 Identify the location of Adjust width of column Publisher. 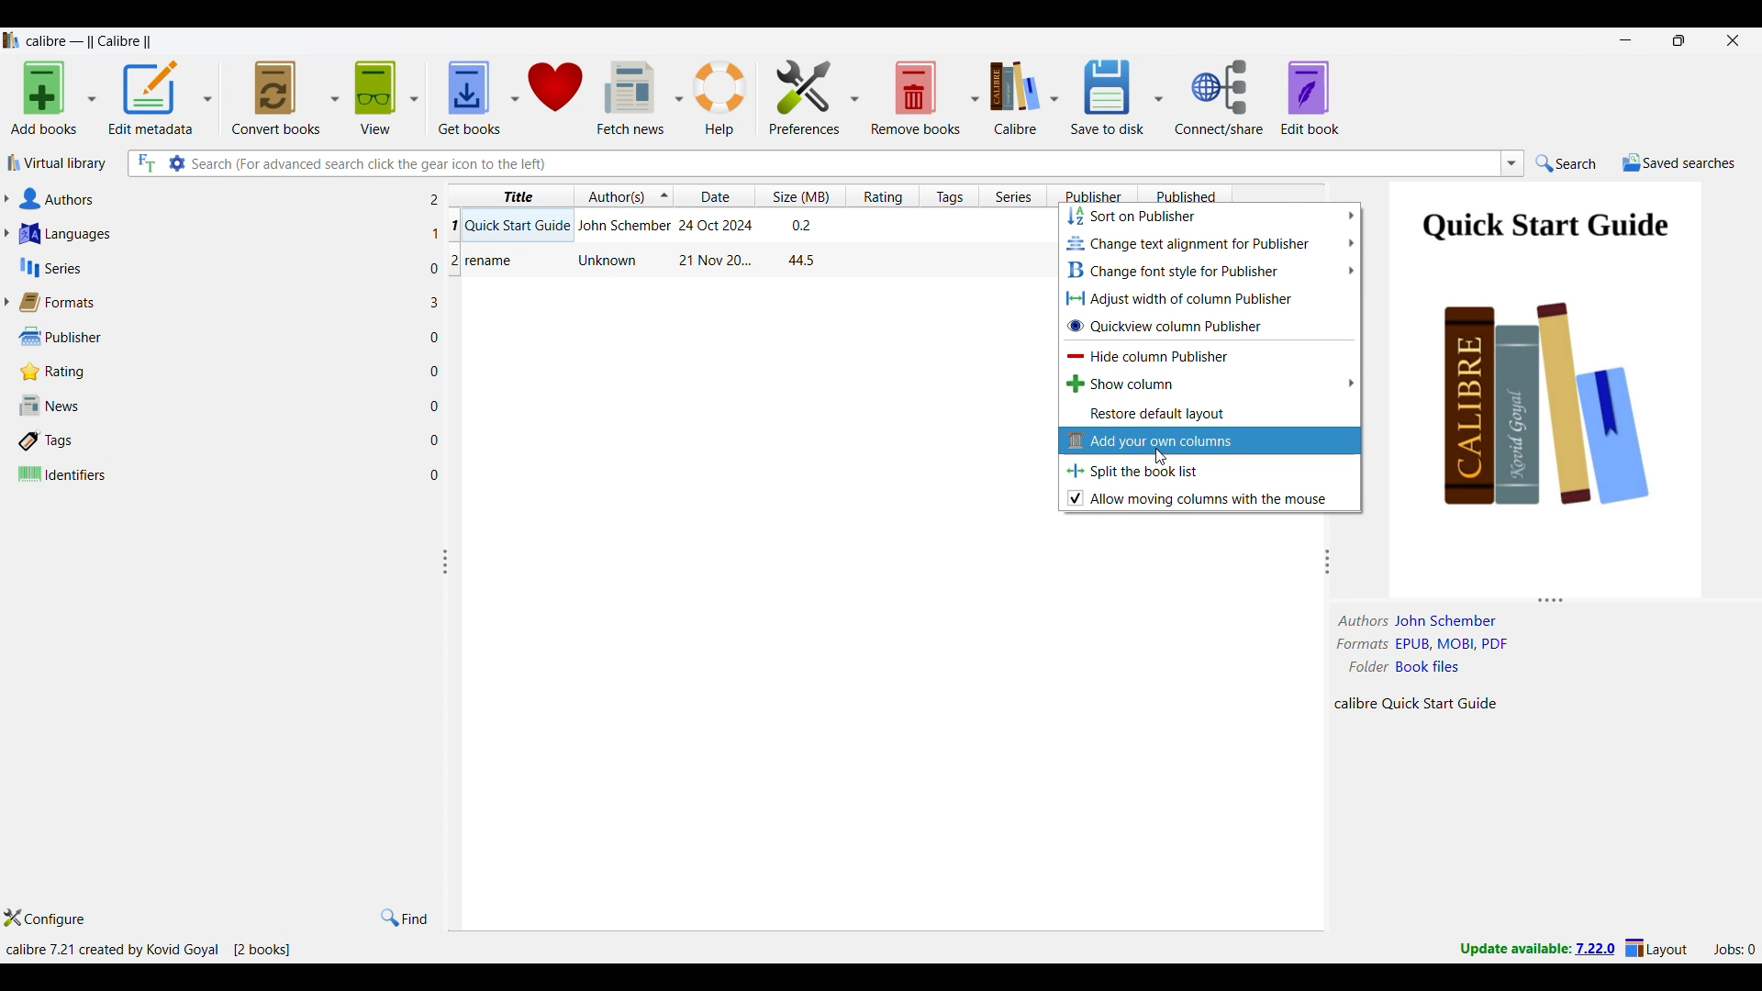
(1210, 298).